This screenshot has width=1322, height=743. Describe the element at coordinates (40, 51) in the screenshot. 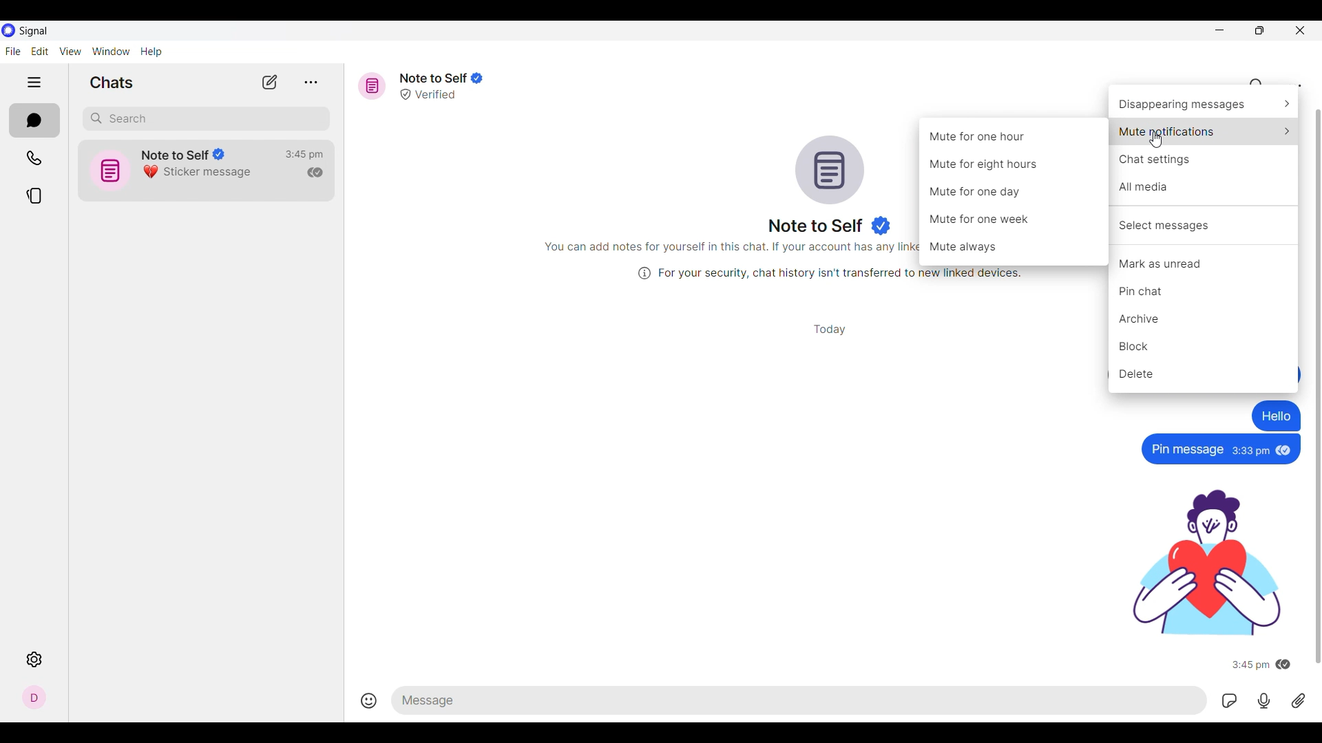

I see `Edit menu` at that location.